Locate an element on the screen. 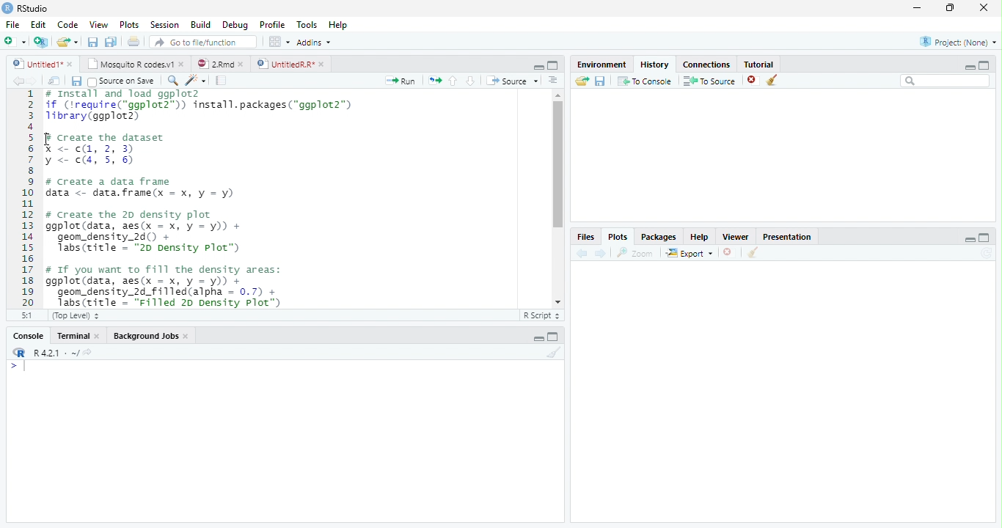  View is located at coordinates (98, 25).